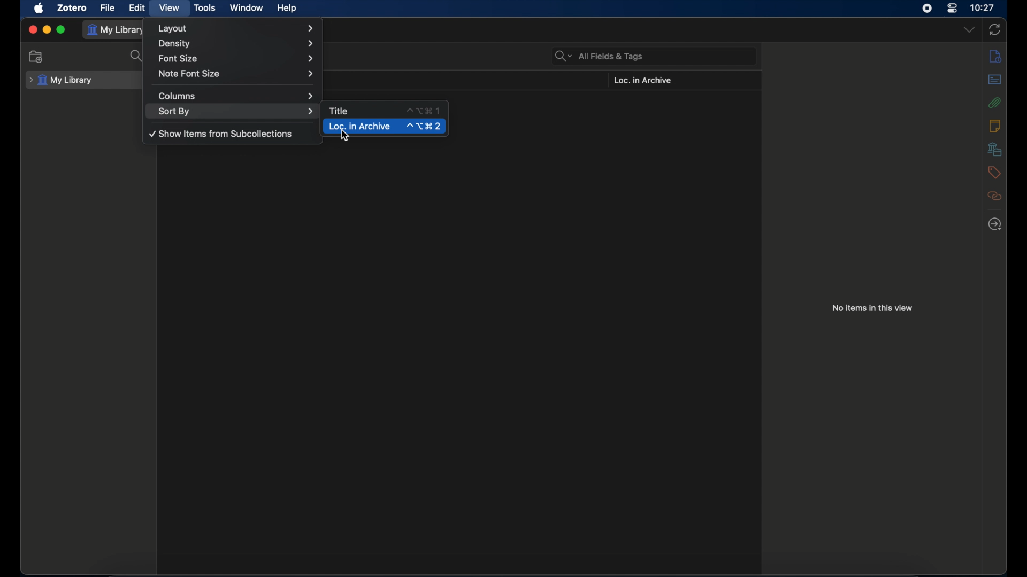 The height and width of the screenshot is (577, 1027). I want to click on related, so click(995, 196).